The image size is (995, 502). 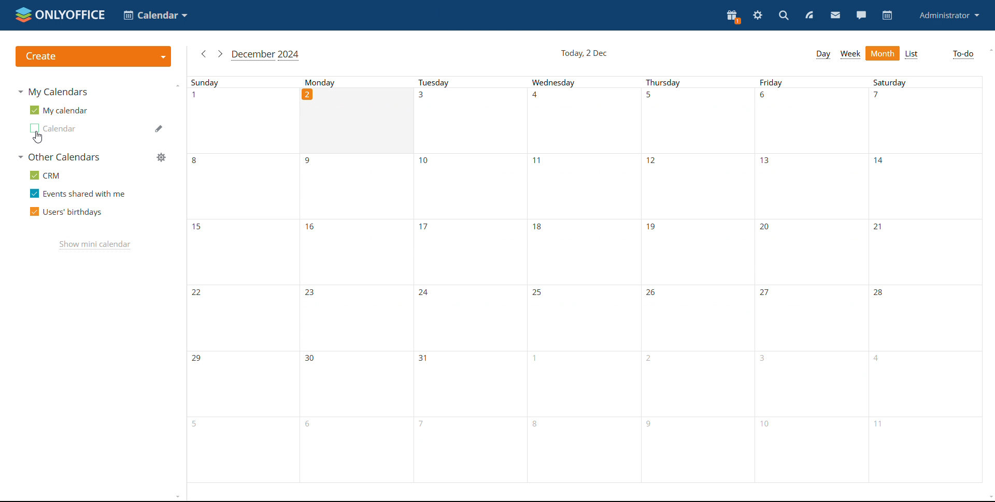 What do you see at coordinates (239, 382) in the screenshot?
I see `29` at bounding box center [239, 382].